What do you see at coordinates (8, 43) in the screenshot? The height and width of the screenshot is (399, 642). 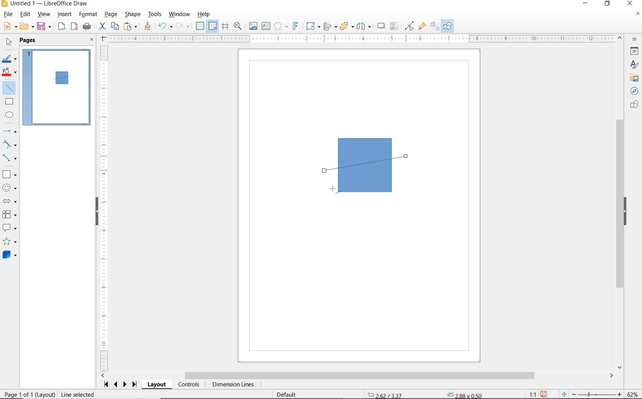 I see `SELECT` at bounding box center [8, 43].